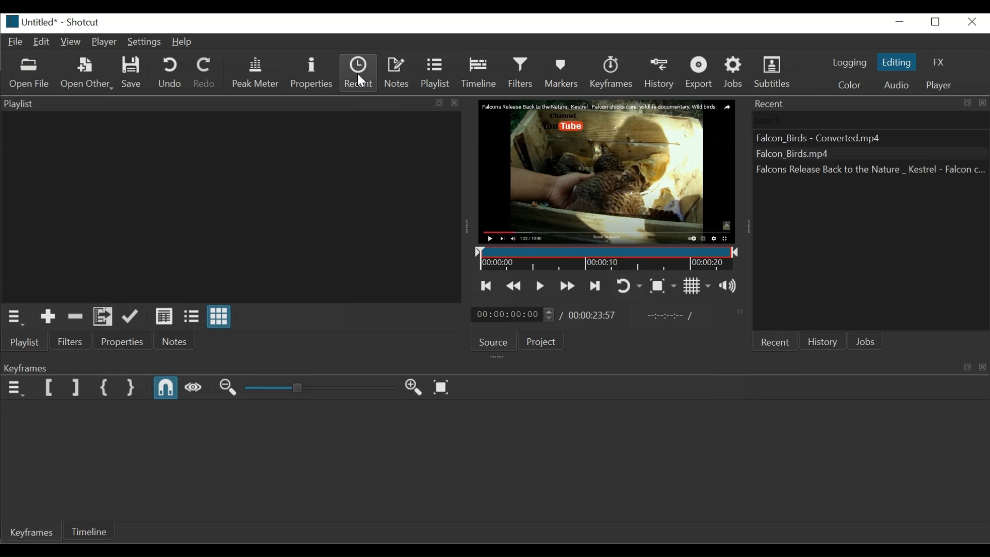 This screenshot has height=557, width=990. What do you see at coordinates (868, 154) in the screenshot?
I see `Falcon_Birds -Converted.mp4    Falcon_Birds.mp4    Falcons Release Back to the Nature_Kestrel - Falcon (recent files listed)` at bounding box center [868, 154].